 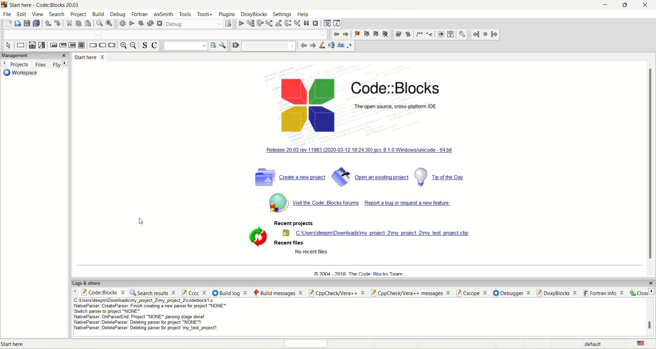 What do you see at coordinates (486, 34) in the screenshot?
I see `last jump` at bounding box center [486, 34].